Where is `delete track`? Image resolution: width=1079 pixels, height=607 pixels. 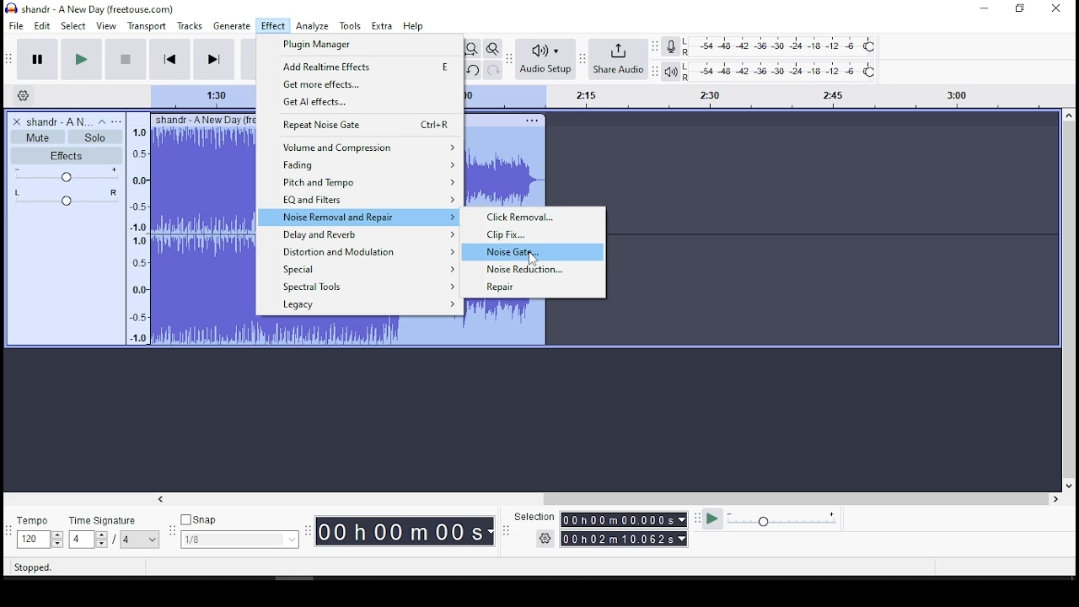
delete track is located at coordinates (17, 121).